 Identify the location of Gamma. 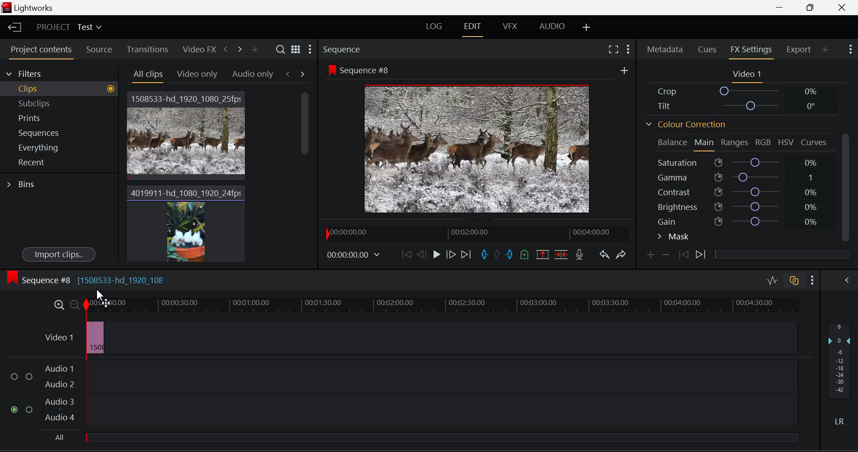
(740, 178).